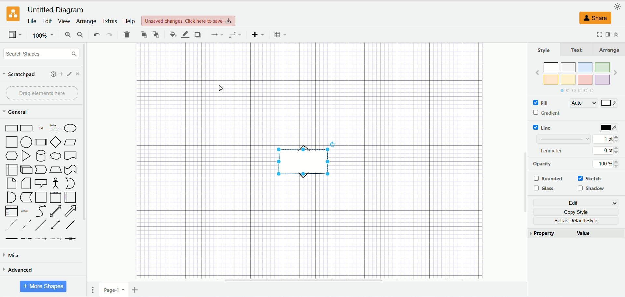  I want to click on process, so click(41, 142).